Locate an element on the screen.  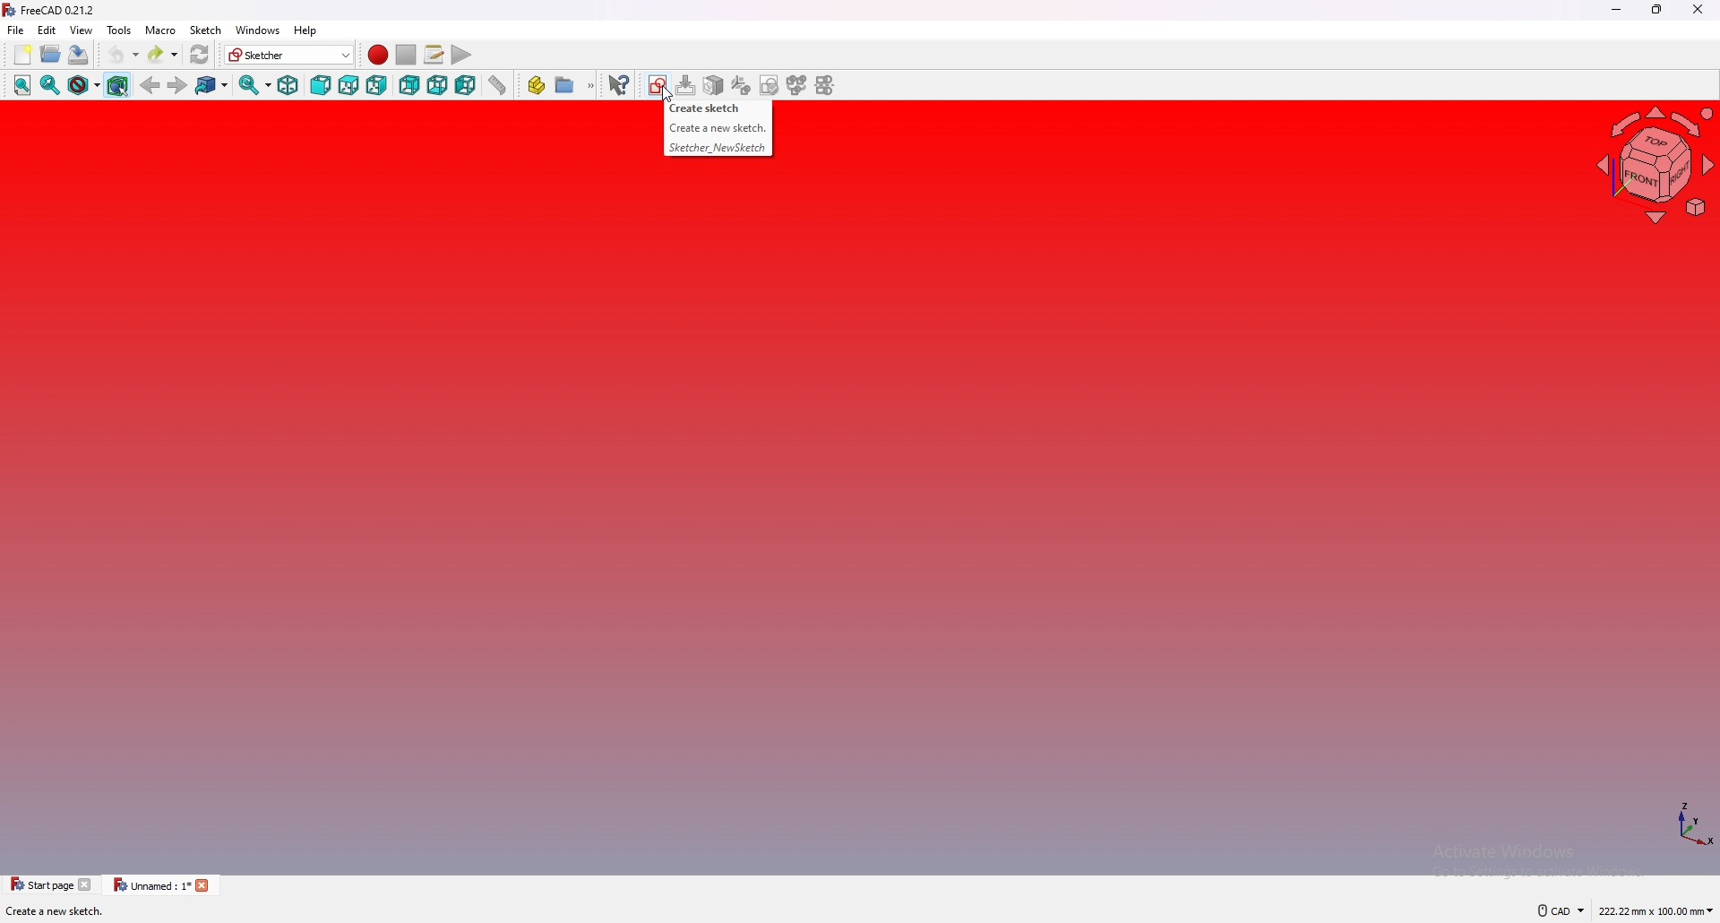
create group is located at coordinates (575, 86).